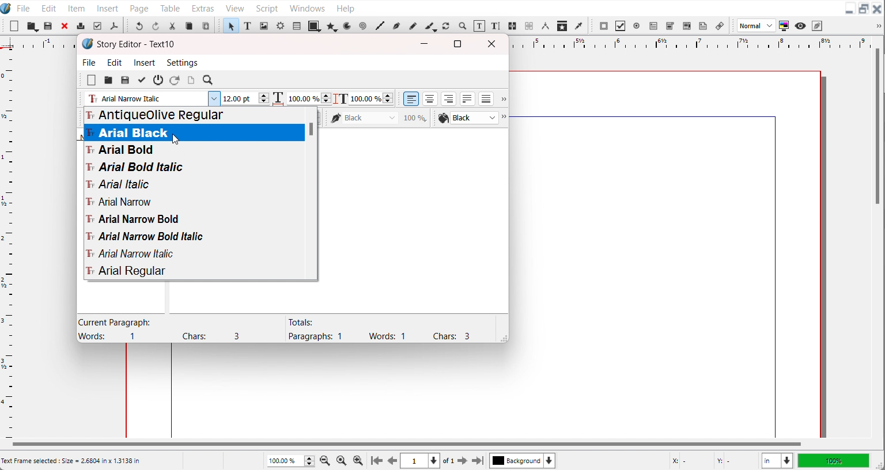 The width and height of the screenshot is (885, 470). What do you see at coordinates (125, 80) in the screenshot?
I see `Save` at bounding box center [125, 80].